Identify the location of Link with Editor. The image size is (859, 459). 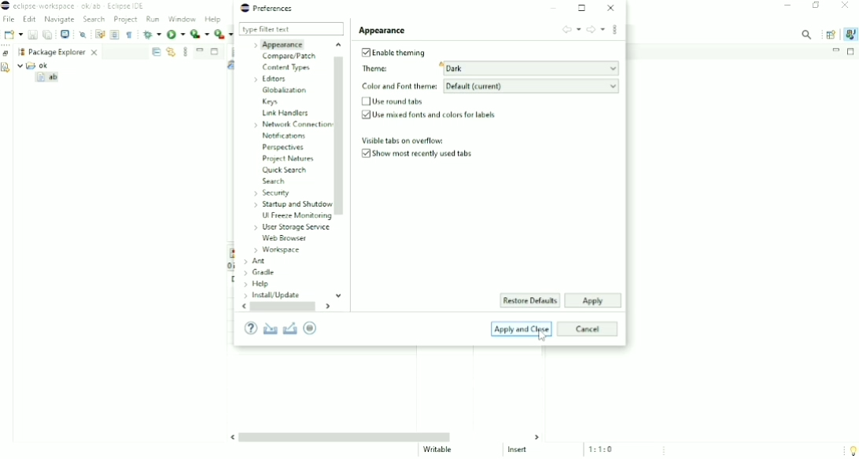
(171, 52).